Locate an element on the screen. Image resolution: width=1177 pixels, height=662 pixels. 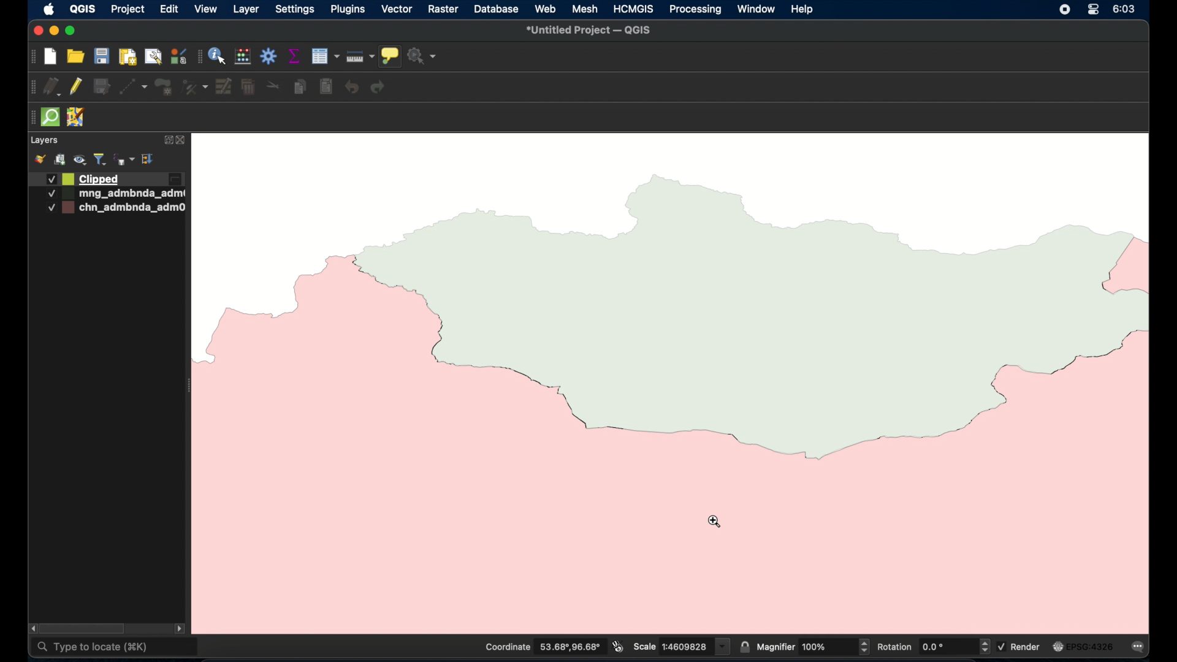
close is located at coordinates (37, 31).